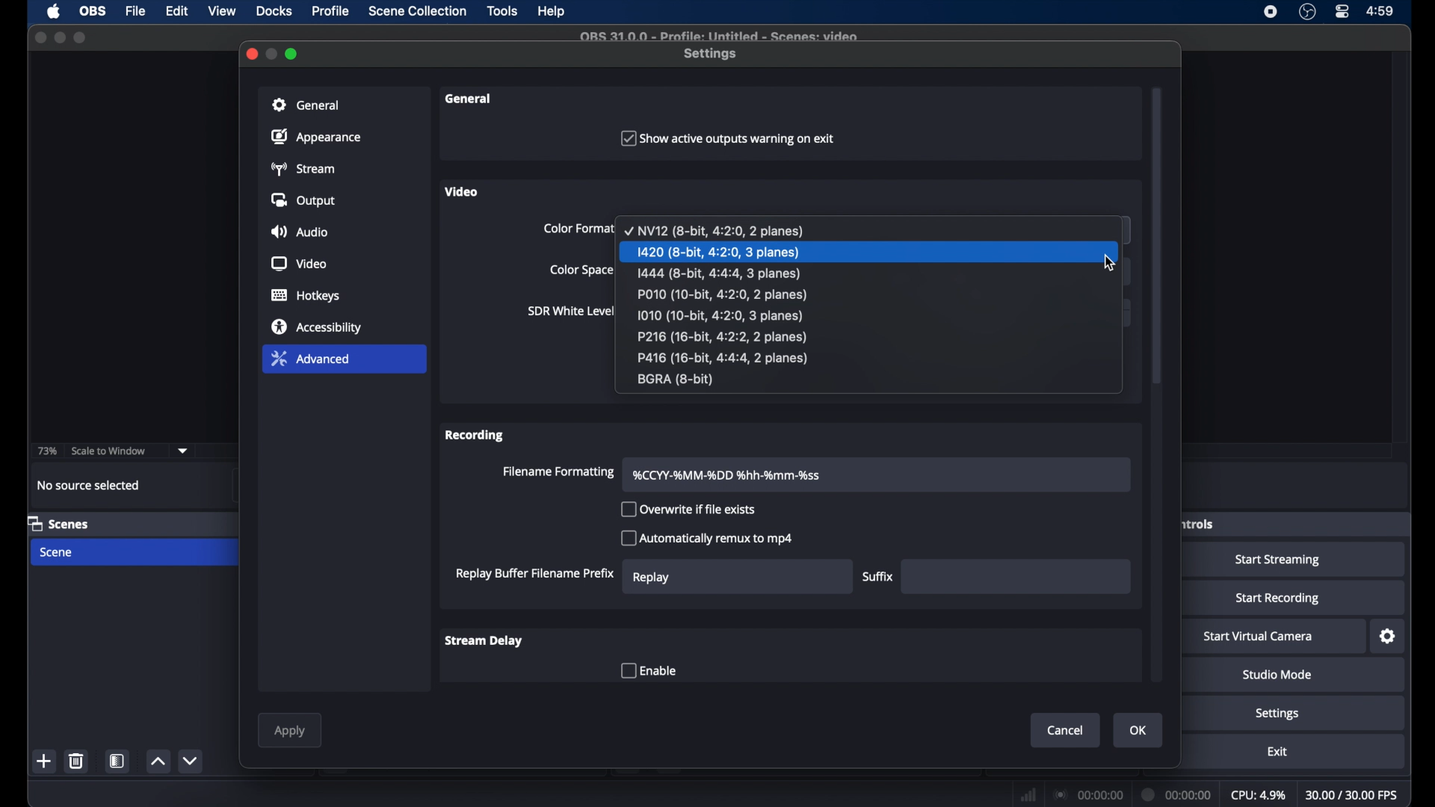 This screenshot has height=807, width=1435. What do you see at coordinates (1259, 636) in the screenshot?
I see `start virtual camera` at bounding box center [1259, 636].